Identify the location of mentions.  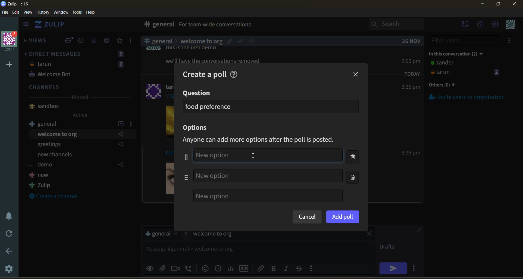
(108, 41).